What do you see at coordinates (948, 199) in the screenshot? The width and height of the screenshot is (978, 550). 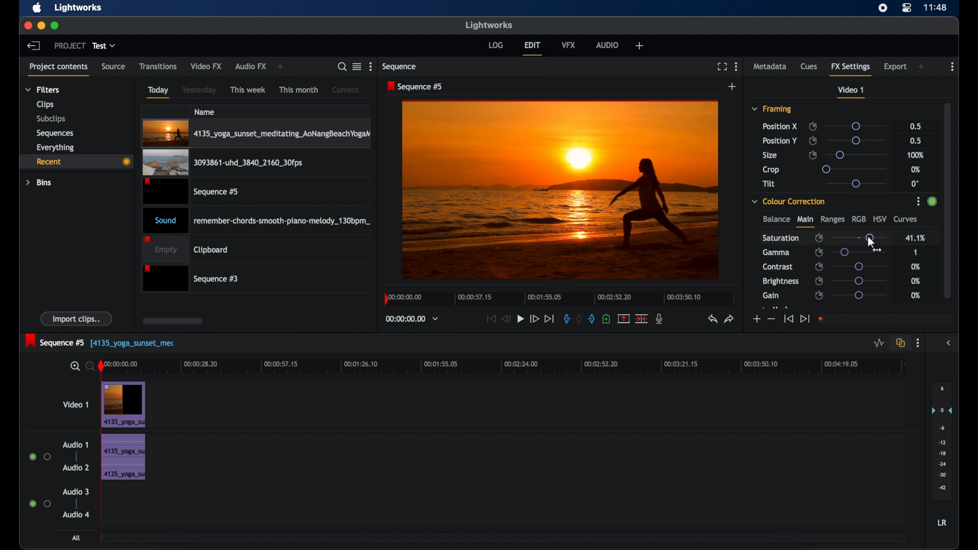 I see `scroll box` at bounding box center [948, 199].